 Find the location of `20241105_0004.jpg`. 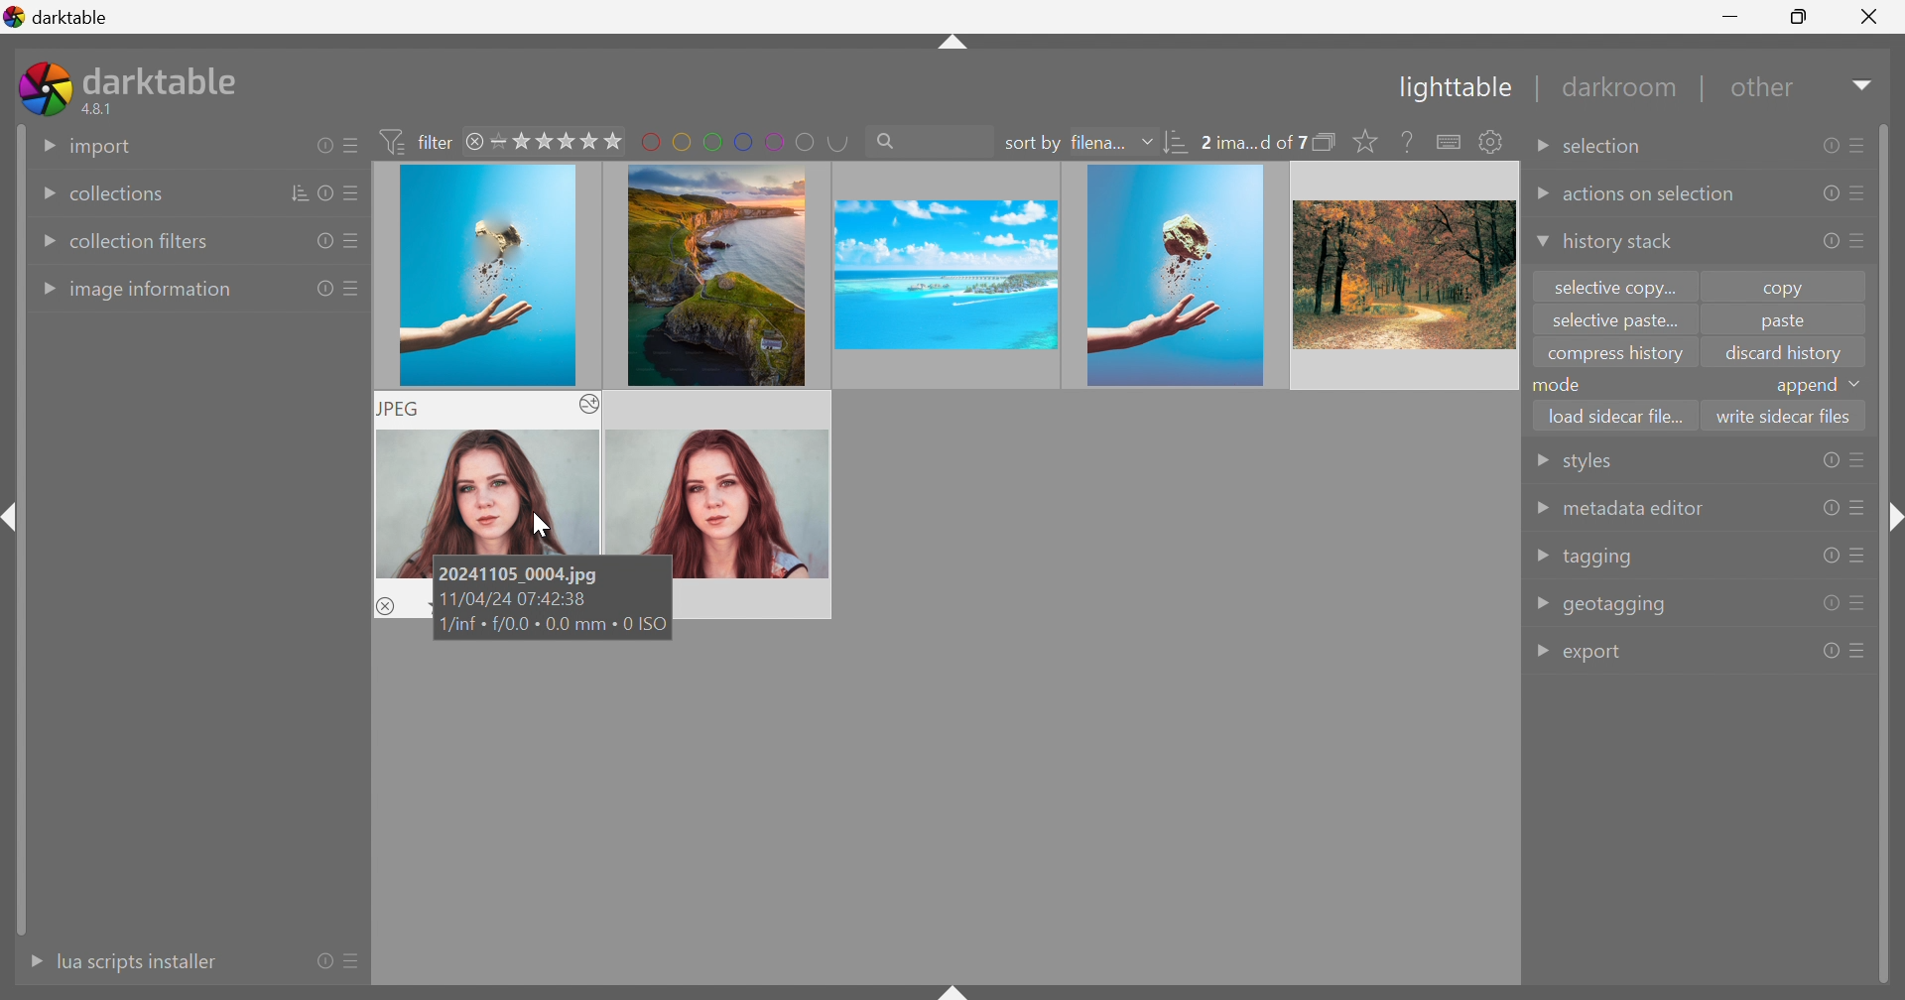

20241105_0004.jpg is located at coordinates (523, 572).